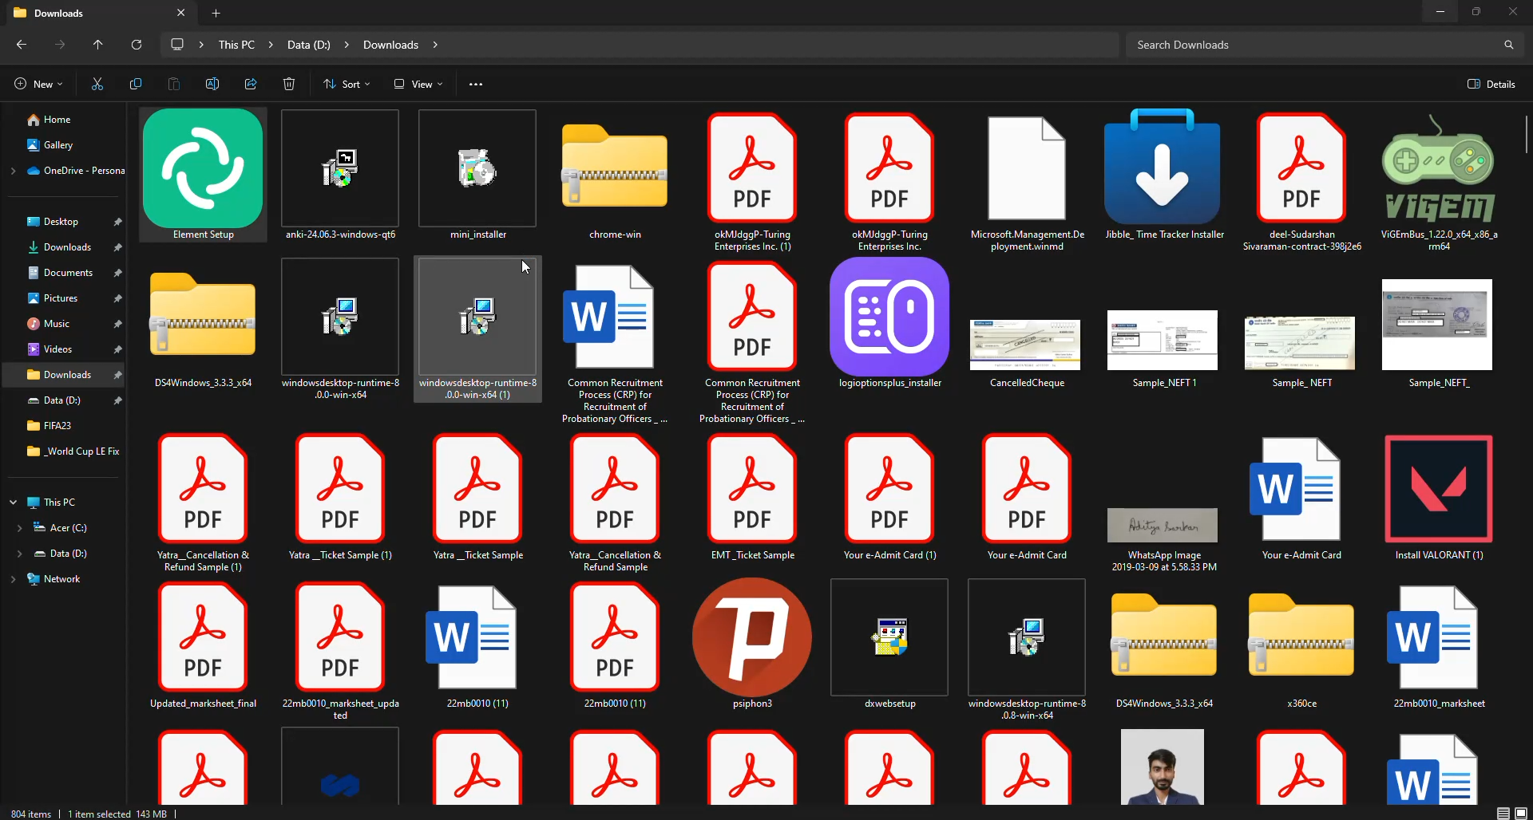  What do you see at coordinates (341, 330) in the screenshot?
I see `file` at bounding box center [341, 330].